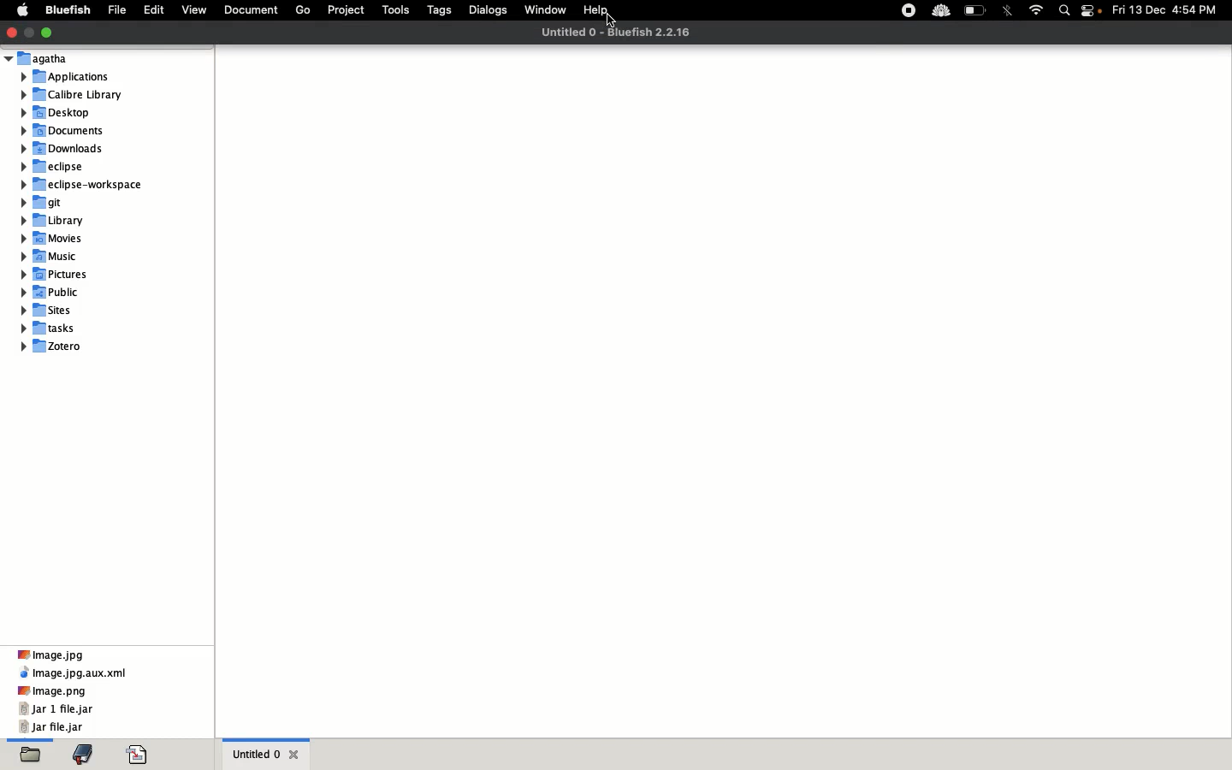 The height and width of the screenshot is (770, 1232). Describe the element at coordinates (940, 10) in the screenshot. I see `Extension` at that location.